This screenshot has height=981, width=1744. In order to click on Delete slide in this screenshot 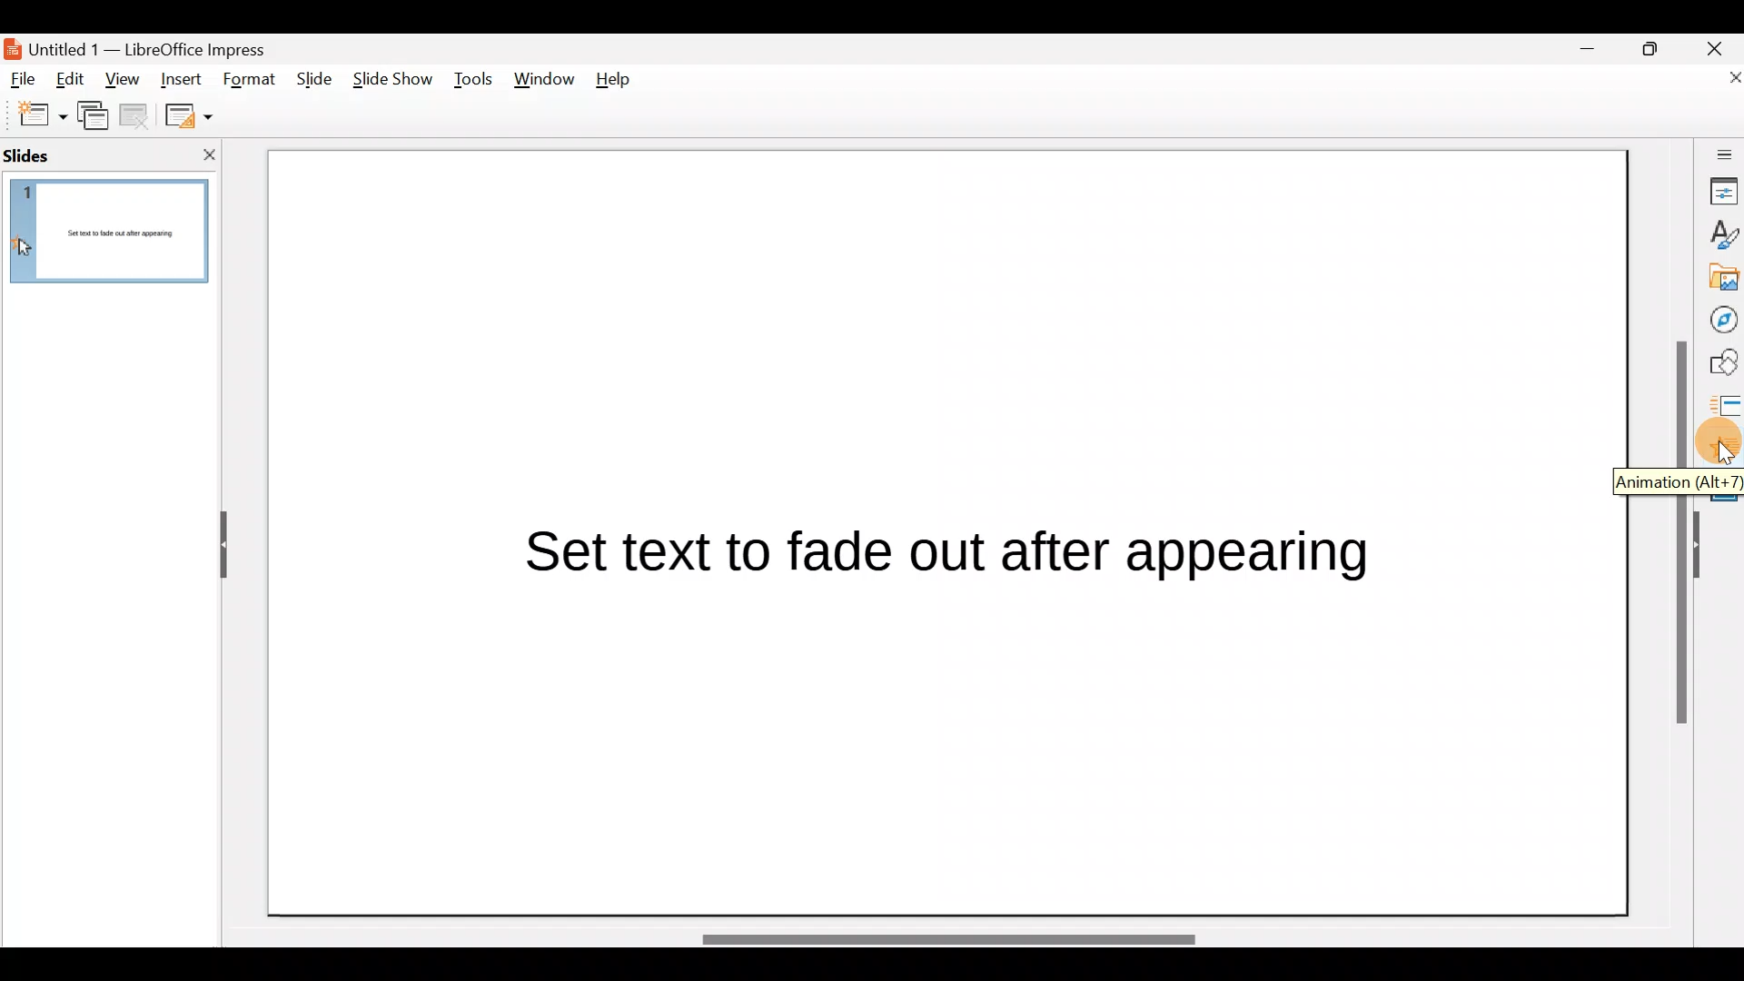, I will do `click(137, 118)`.